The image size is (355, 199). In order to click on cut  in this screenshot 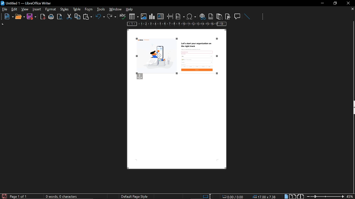, I will do `click(69, 17)`.